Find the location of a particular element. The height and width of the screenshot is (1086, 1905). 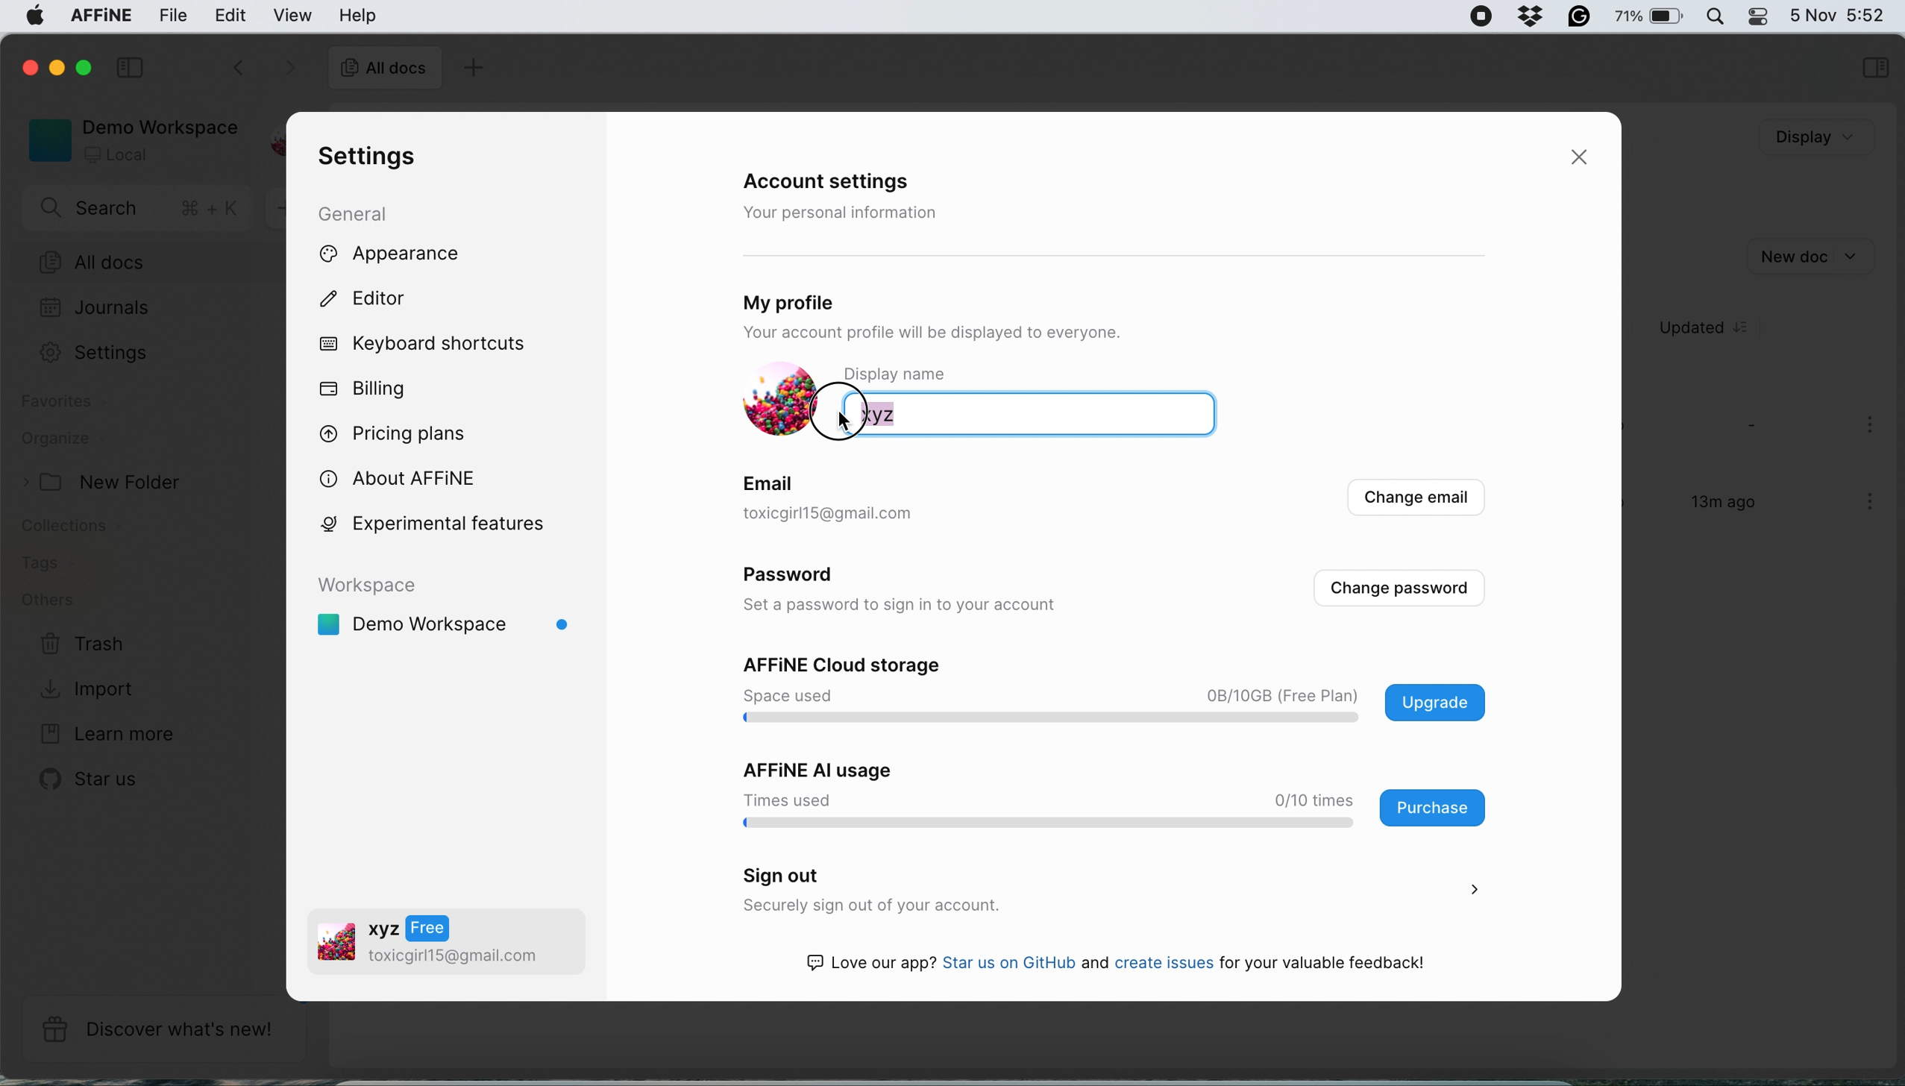

billing is located at coordinates (365, 389).